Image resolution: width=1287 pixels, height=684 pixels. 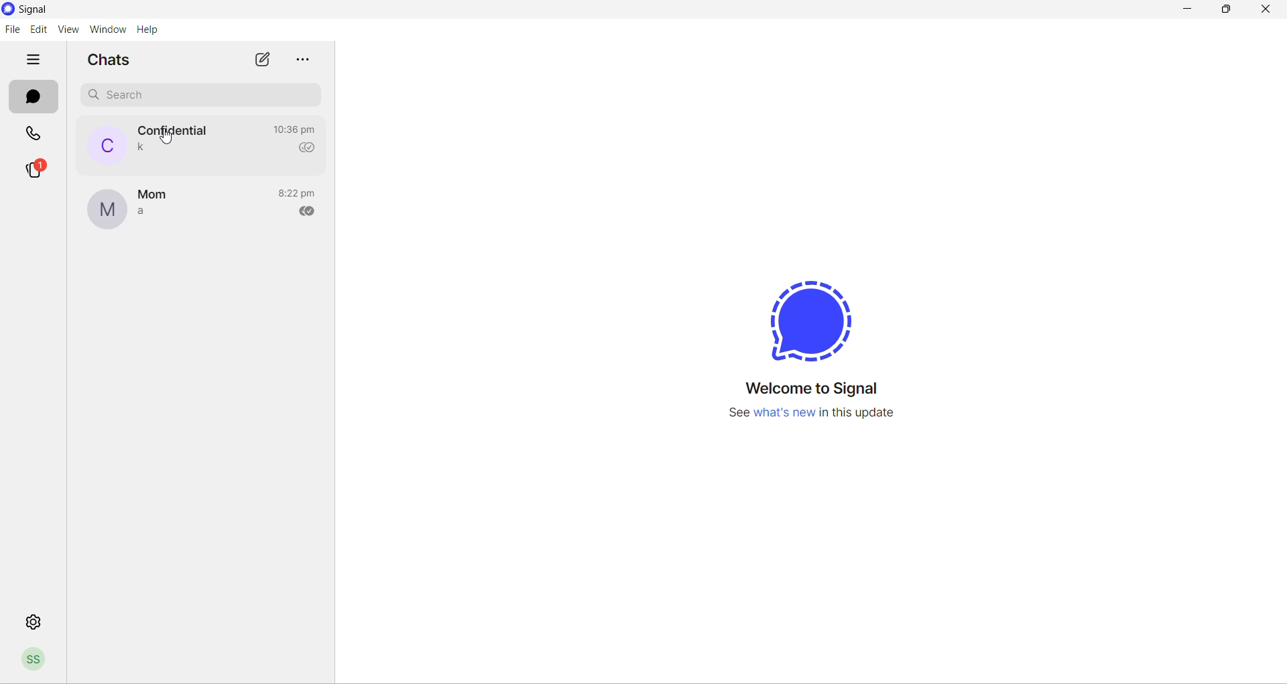 What do you see at coordinates (34, 168) in the screenshot?
I see `stories` at bounding box center [34, 168].